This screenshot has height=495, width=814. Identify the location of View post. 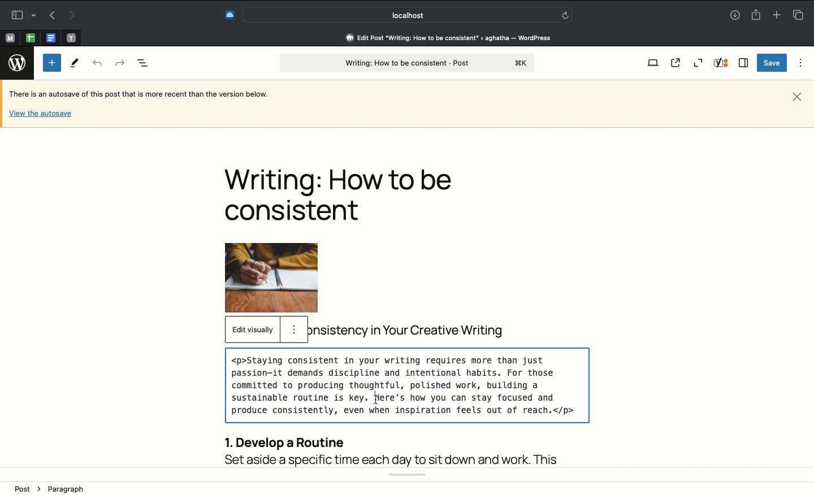
(678, 63).